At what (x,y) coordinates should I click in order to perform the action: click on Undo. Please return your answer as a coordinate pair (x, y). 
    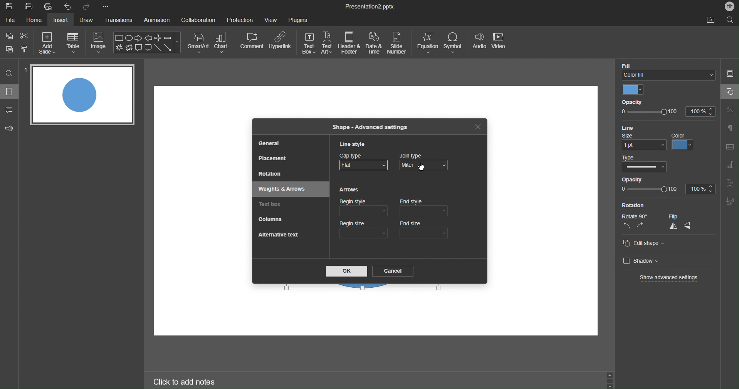
    Looking at the image, I should click on (69, 7).